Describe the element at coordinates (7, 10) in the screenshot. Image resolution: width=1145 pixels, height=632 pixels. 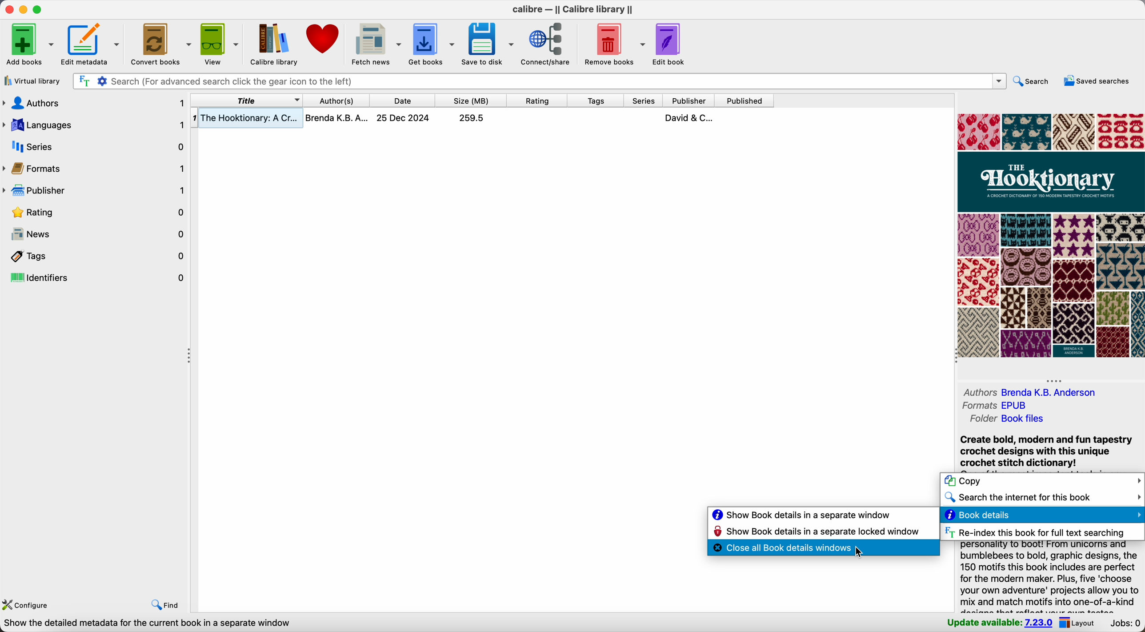
I see `close` at that location.